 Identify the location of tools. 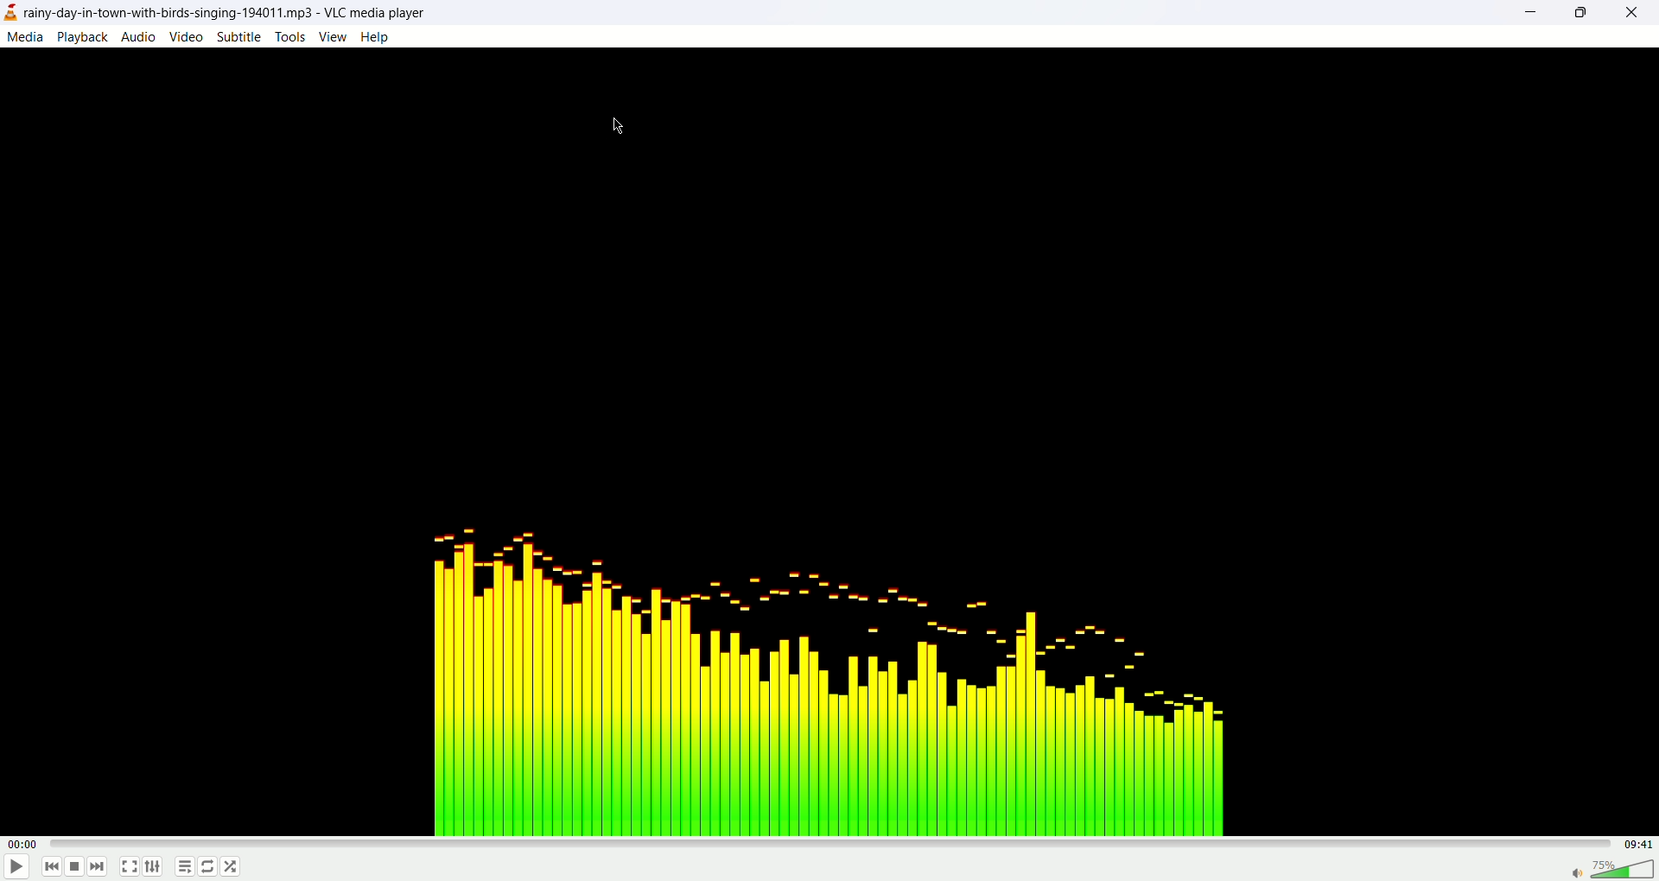
(291, 36).